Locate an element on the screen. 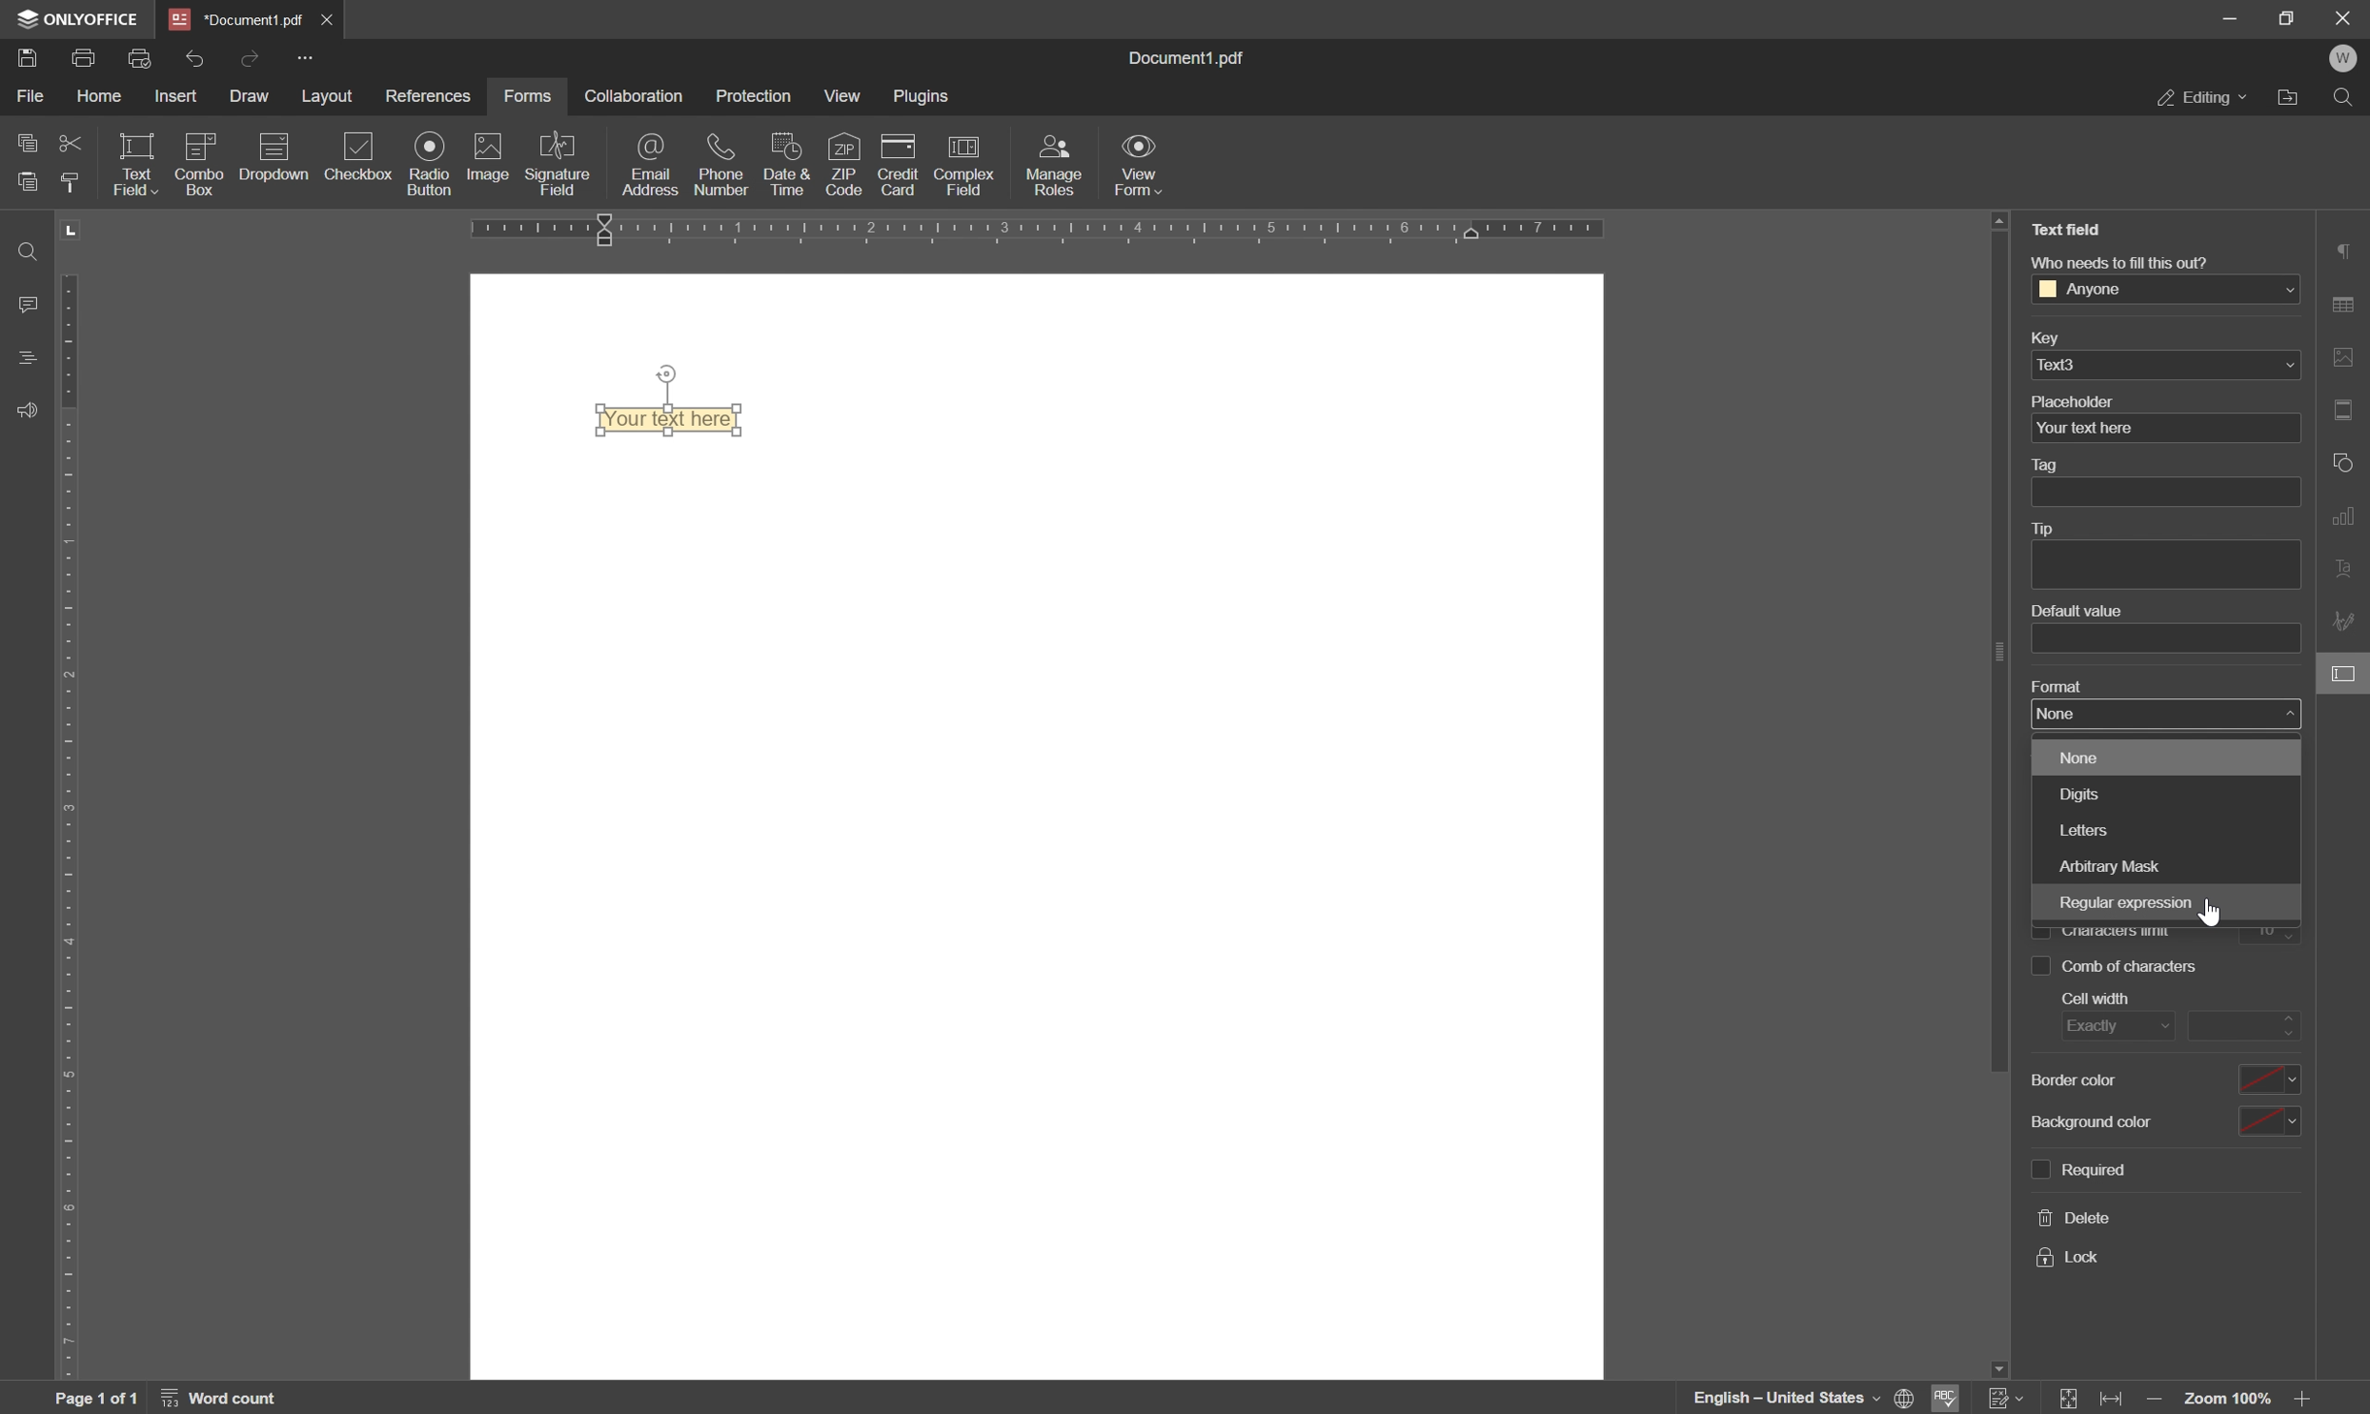  cursor is located at coordinates (2215, 912).